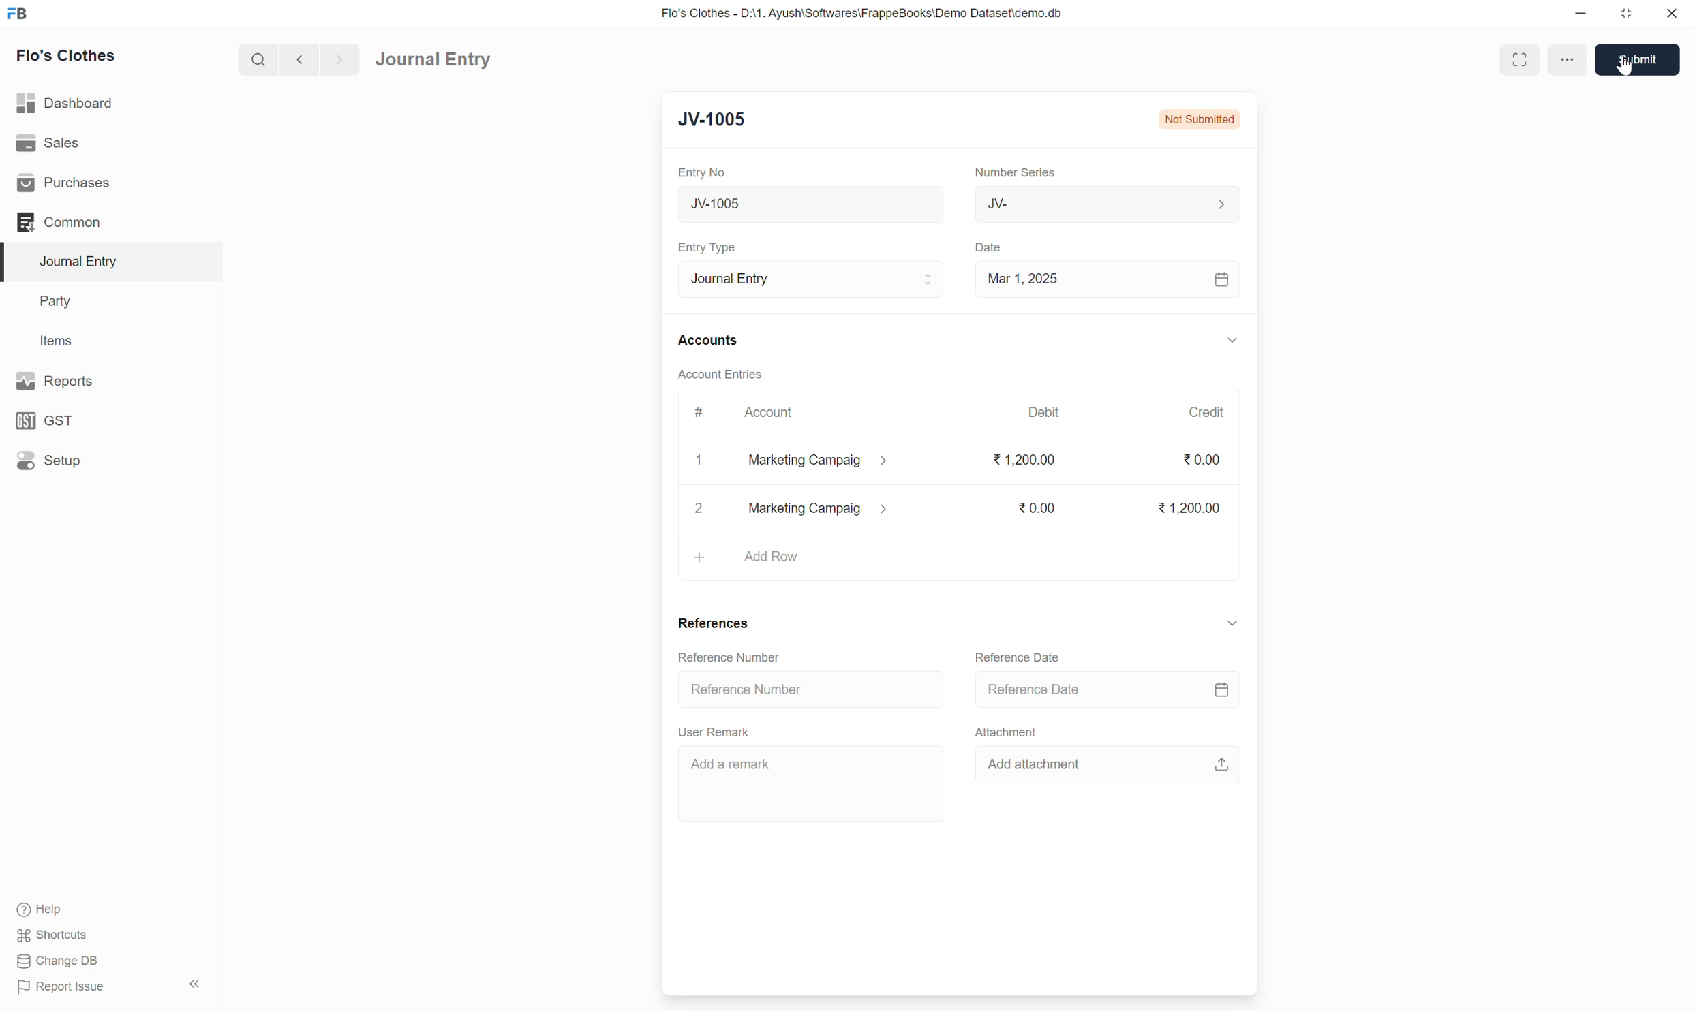 This screenshot has height=1011, width=1695. What do you see at coordinates (1643, 60) in the screenshot?
I see `submit` at bounding box center [1643, 60].